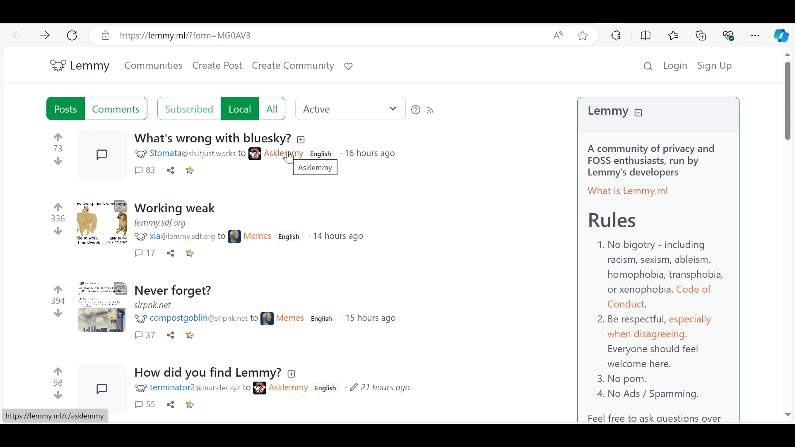 The height and width of the screenshot is (447, 795). I want to click on login, so click(677, 65).